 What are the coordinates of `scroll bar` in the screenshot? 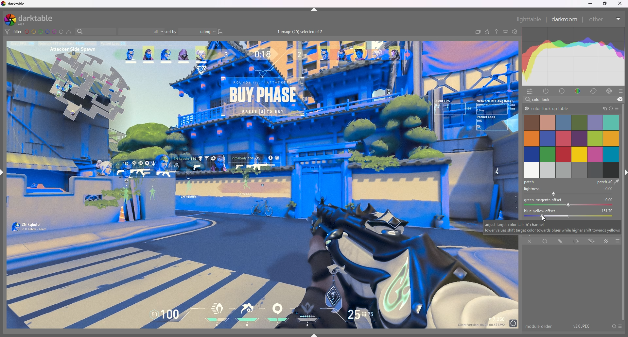 It's located at (624, 213).